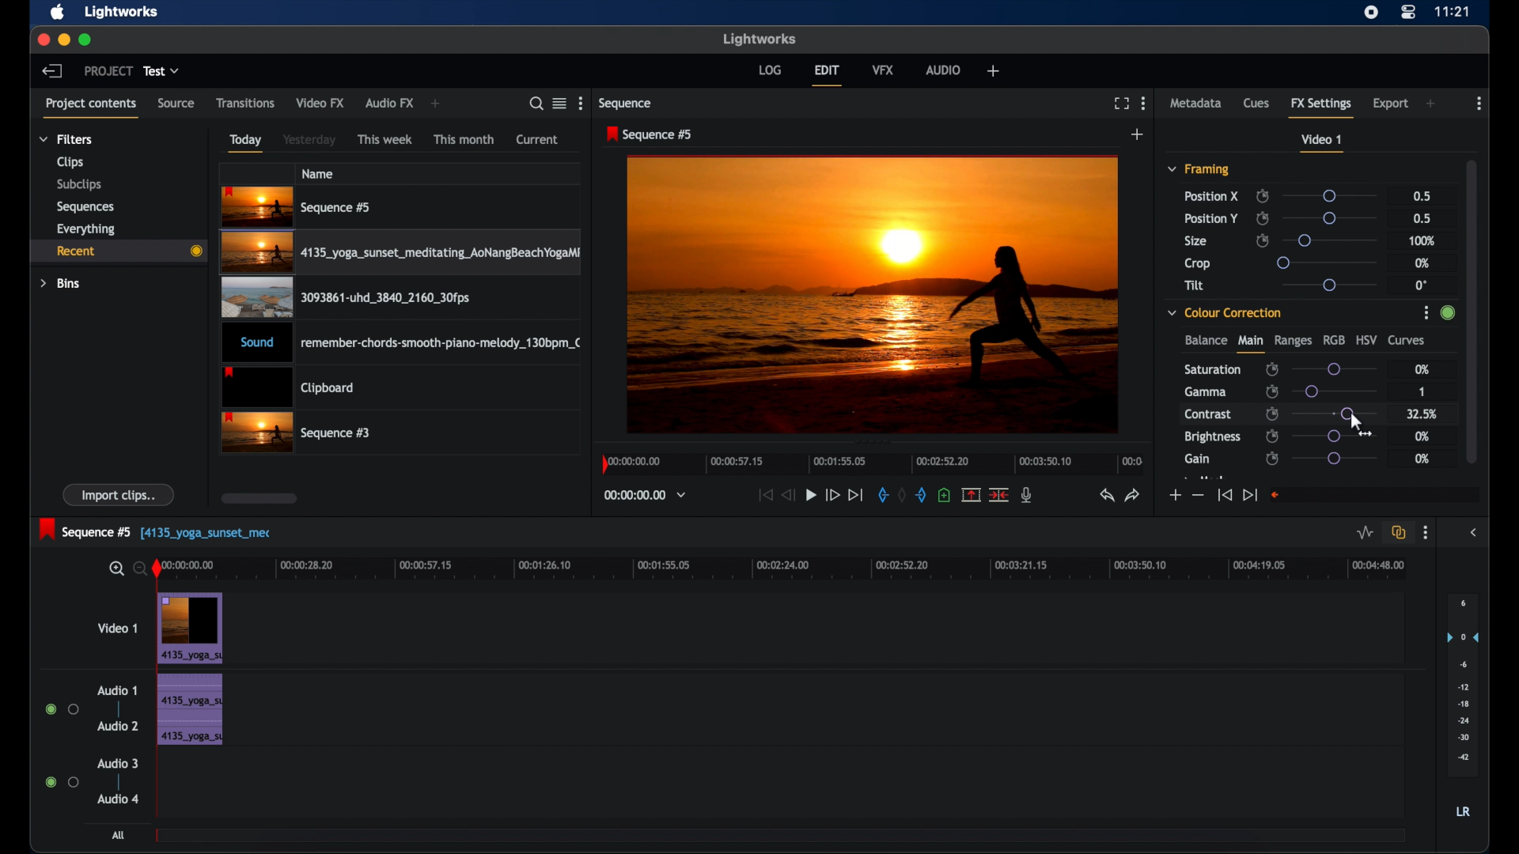 The image size is (1519, 854). What do you see at coordinates (1198, 496) in the screenshot?
I see `decrement` at bounding box center [1198, 496].